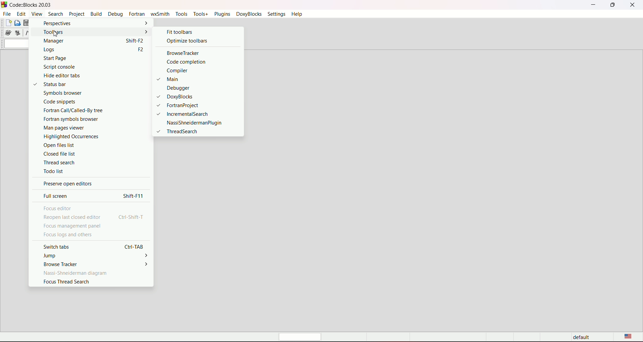  I want to click on browse tracker, so click(182, 54).